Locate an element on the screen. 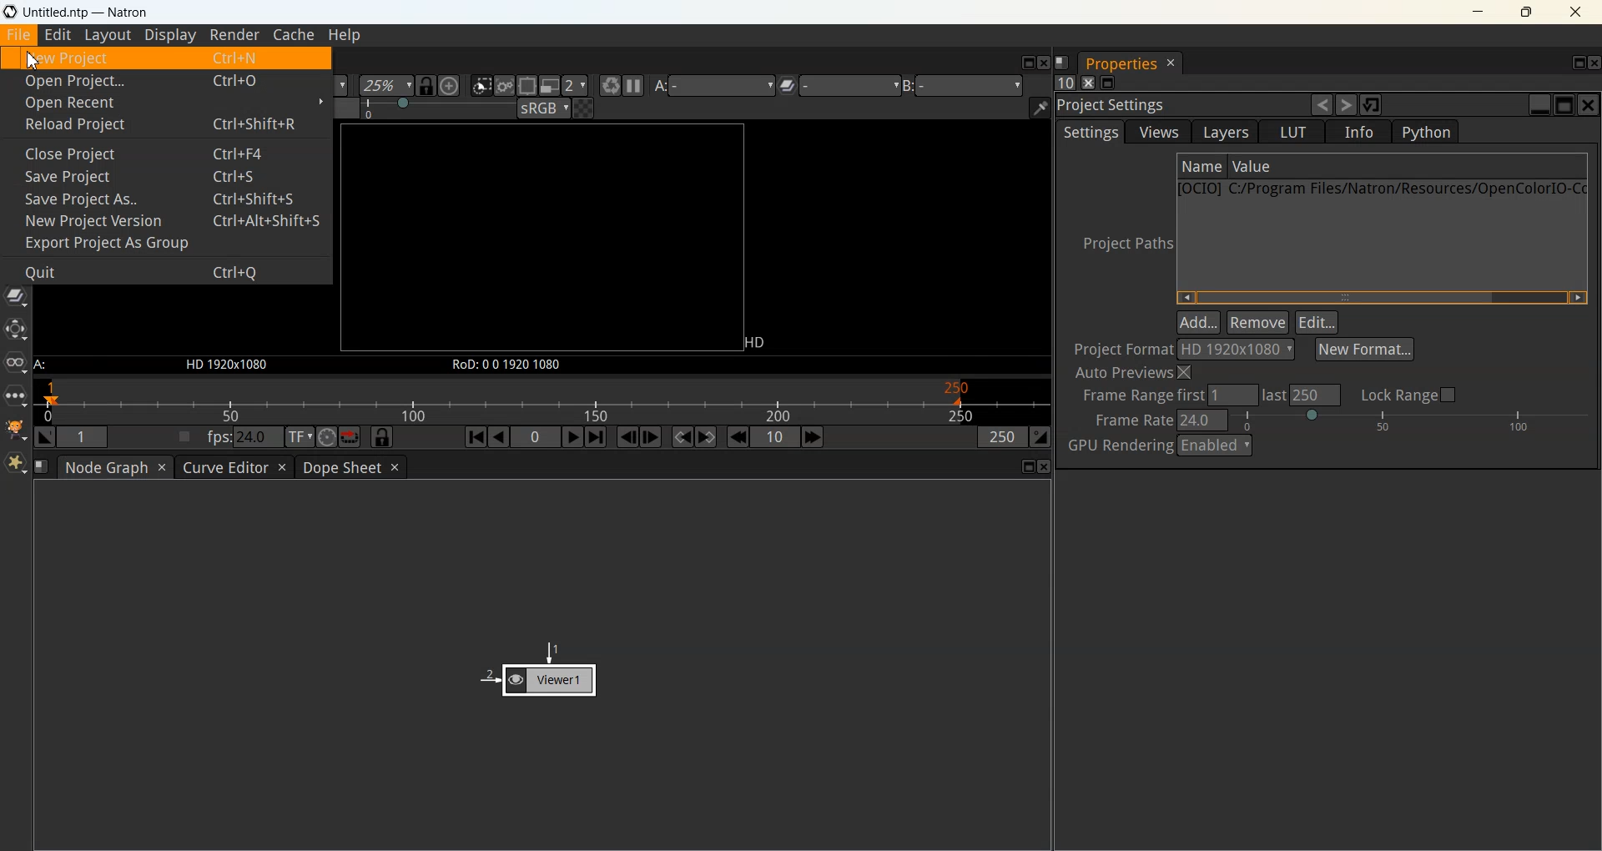  Properties window is located at coordinates (1119, 64).